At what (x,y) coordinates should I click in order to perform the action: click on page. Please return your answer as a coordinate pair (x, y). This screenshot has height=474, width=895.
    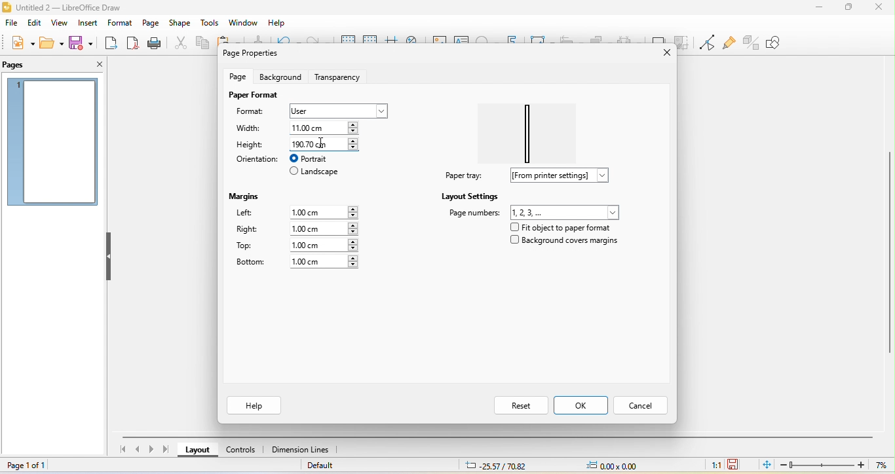
    Looking at the image, I should click on (150, 23).